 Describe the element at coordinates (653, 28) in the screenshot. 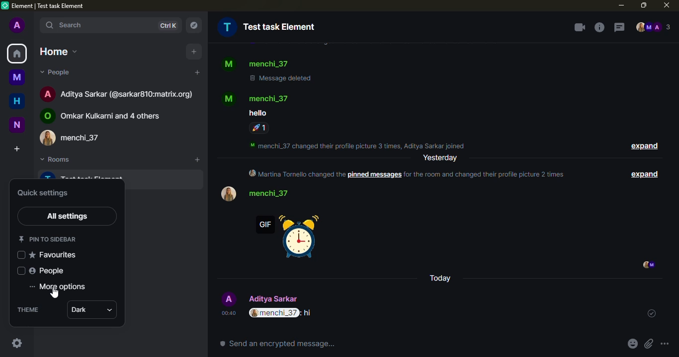

I see `people` at that location.